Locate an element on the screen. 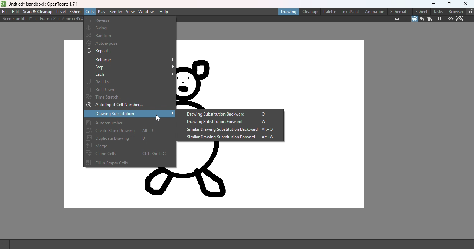 Image resolution: width=474 pixels, height=249 pixels. drawing substitution backward is located at coordinates (230, 114).